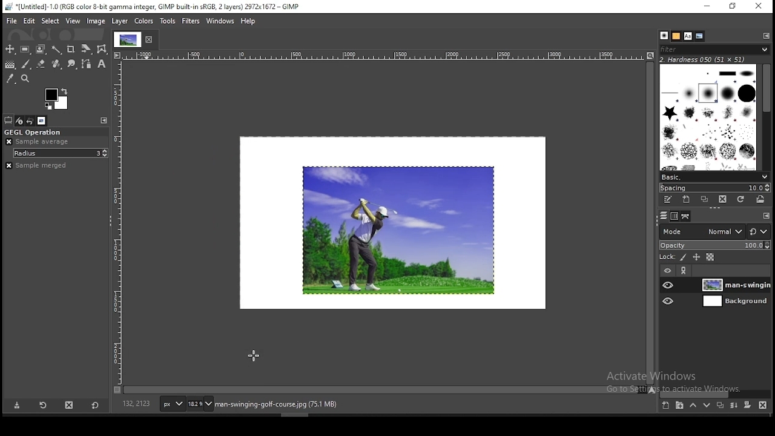 Image resolution: width=775 pixels, height=436 pixels. I want to click on windows, so click(220, 21).